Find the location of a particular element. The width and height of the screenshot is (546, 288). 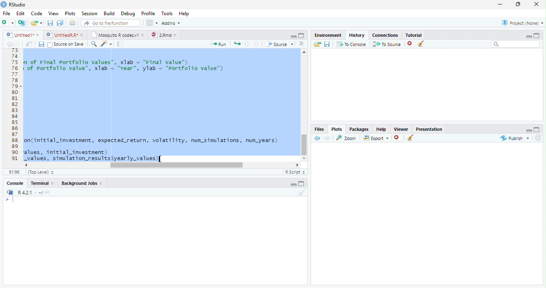

Full Height is located at coordinates (302, 35).